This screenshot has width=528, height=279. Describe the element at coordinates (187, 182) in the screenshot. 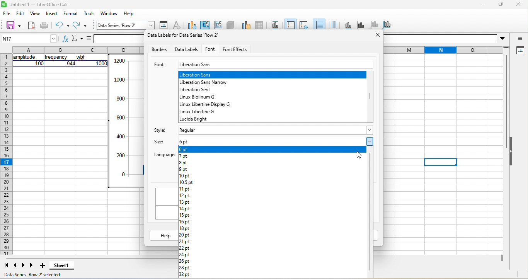

I see `10.5 pt` at that location.